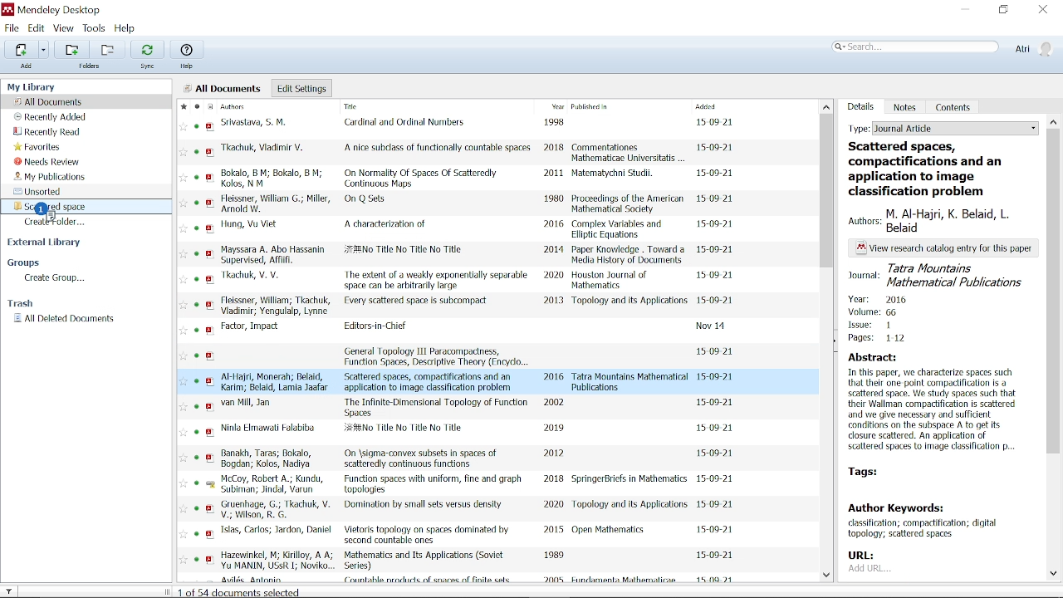  I want to click on Sync, so click(147, 49).